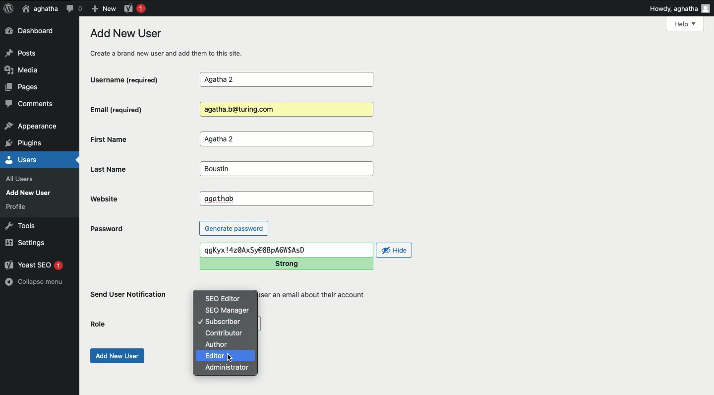 The image size is (714, 395). What do you see at coordinates (685, 24) in the screenshot?
I see `Help` at bounding box center [685, 24].